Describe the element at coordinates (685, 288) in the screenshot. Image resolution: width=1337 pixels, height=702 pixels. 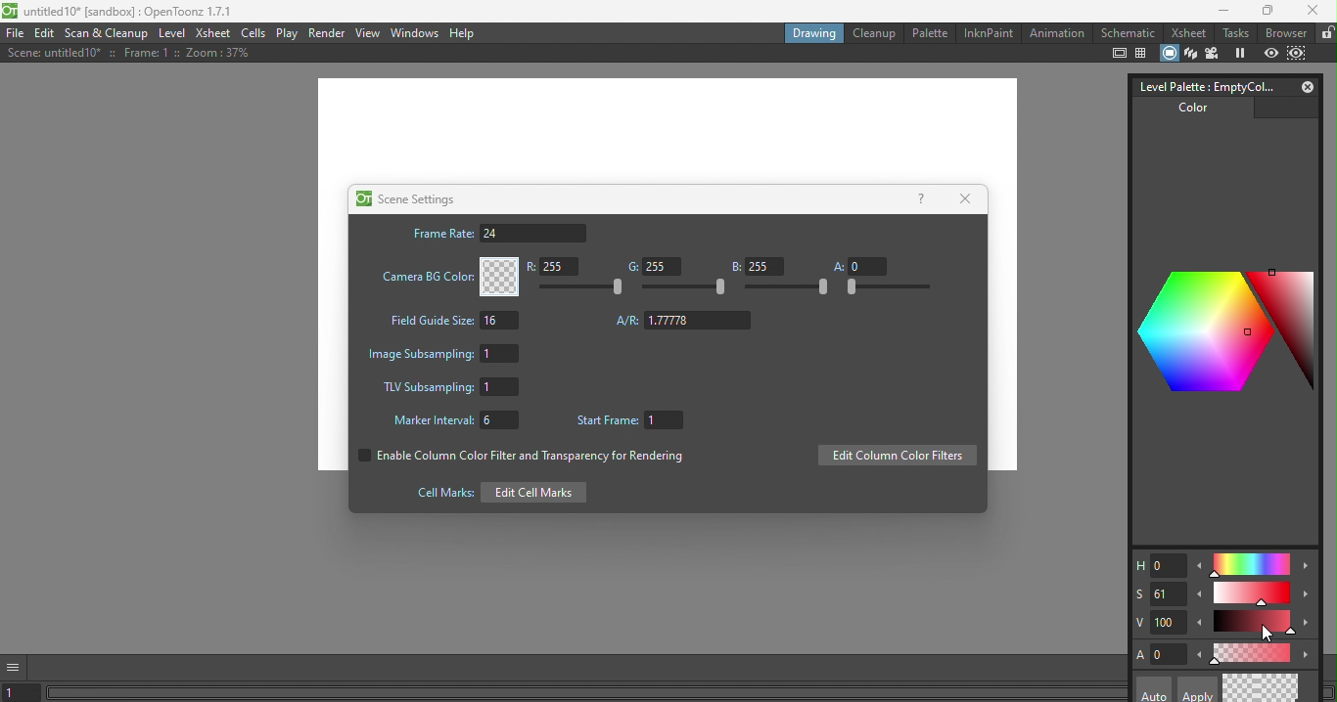
I see `Slide bar` at that location.